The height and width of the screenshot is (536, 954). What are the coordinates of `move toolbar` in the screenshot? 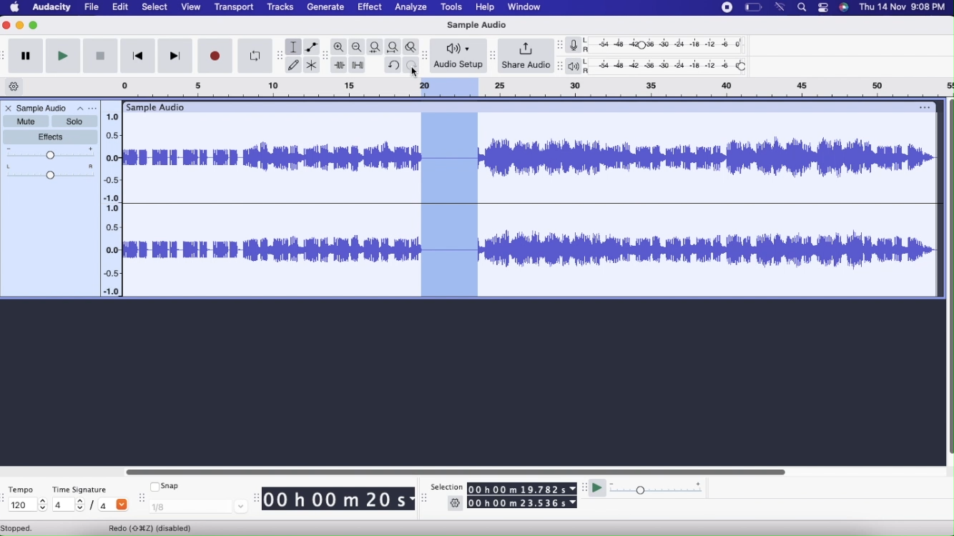 It's located at (255, 497).